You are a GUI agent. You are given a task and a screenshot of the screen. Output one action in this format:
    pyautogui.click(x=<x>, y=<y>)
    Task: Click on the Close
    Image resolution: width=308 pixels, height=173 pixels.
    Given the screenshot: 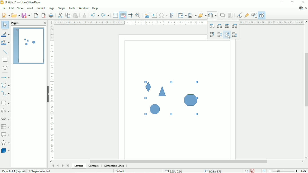 What is the action you would take?
    pyautogui.click(x=44, y=23)
    